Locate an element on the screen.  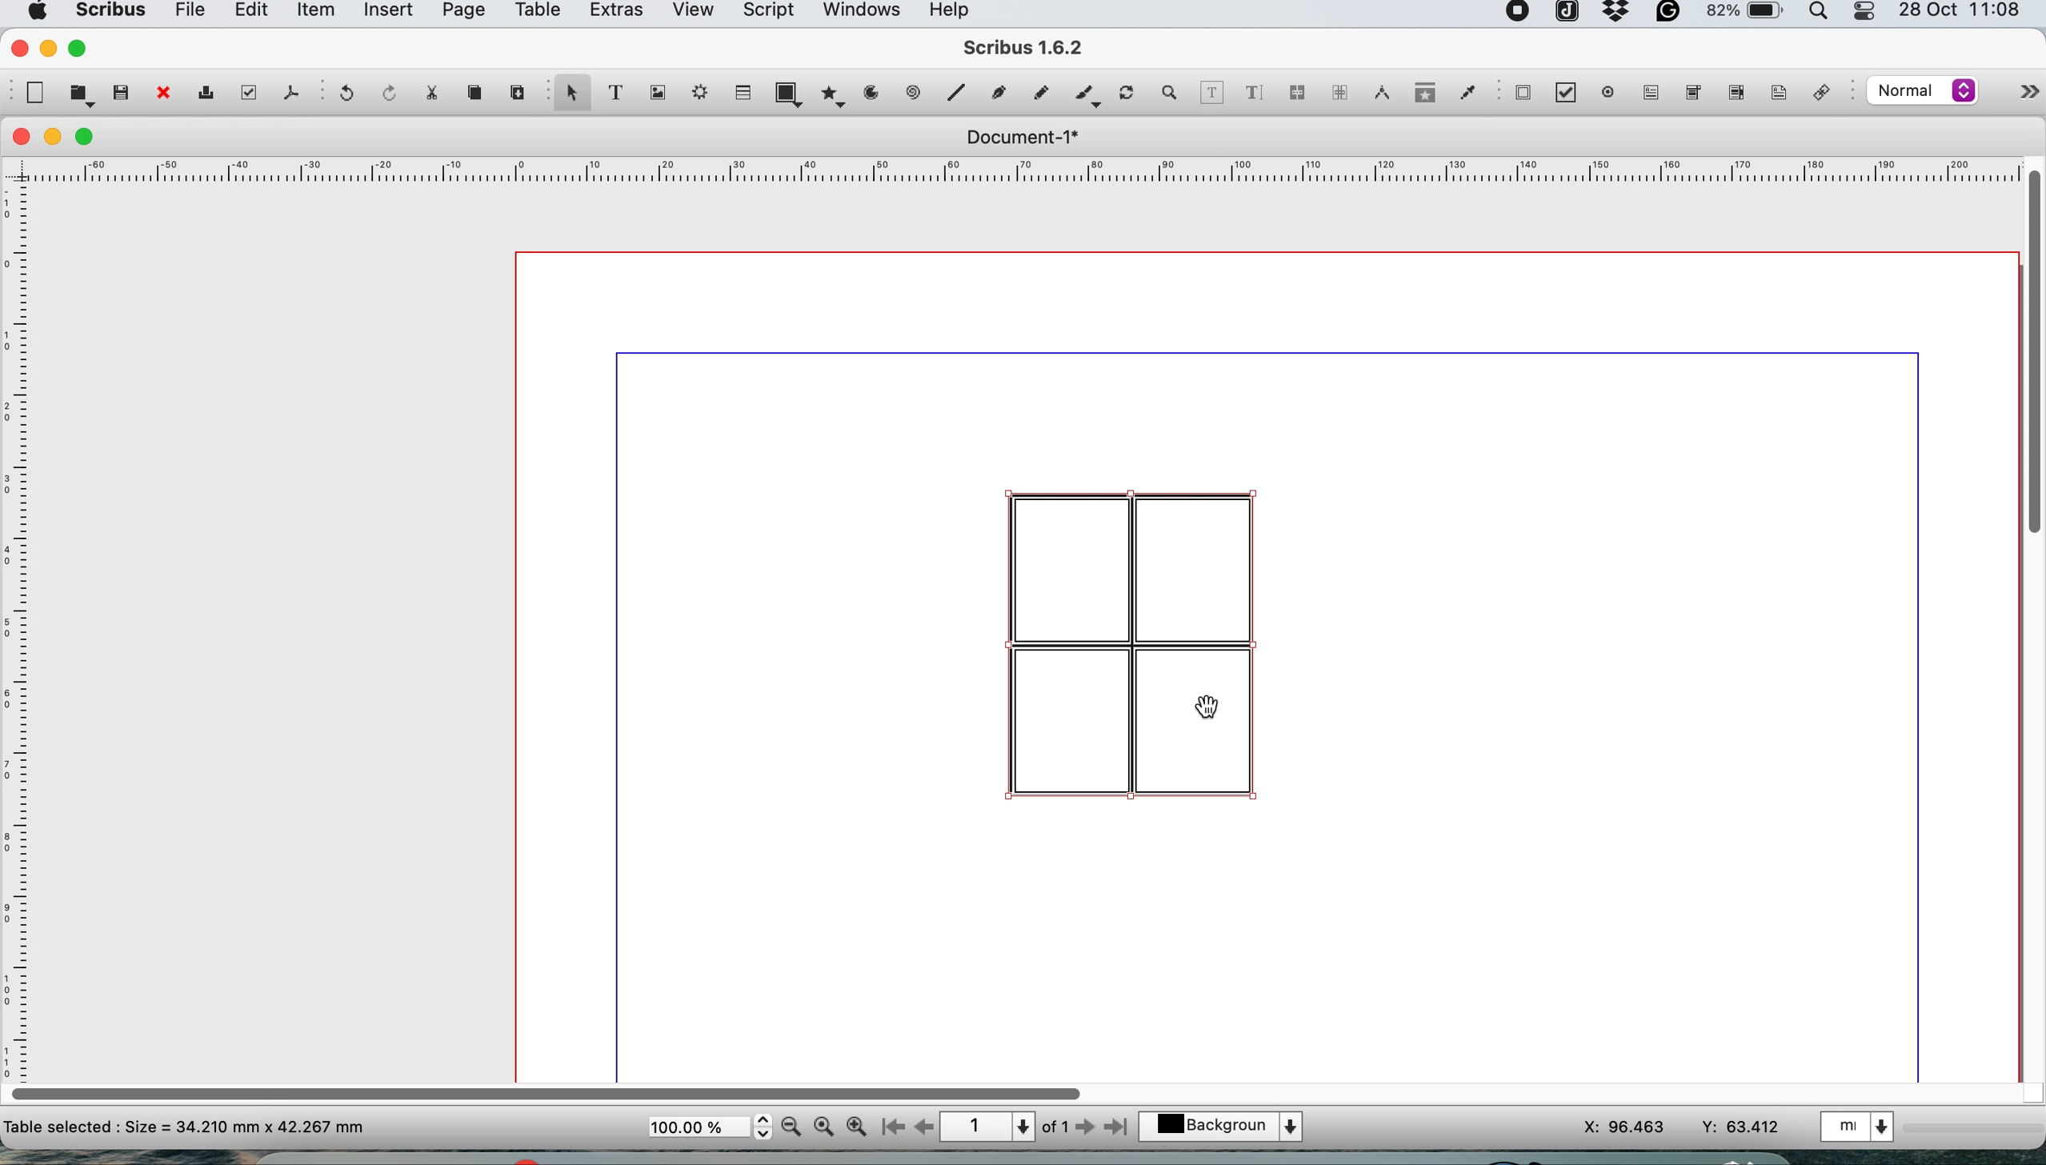
polygon is located at coordinates (836, 93).